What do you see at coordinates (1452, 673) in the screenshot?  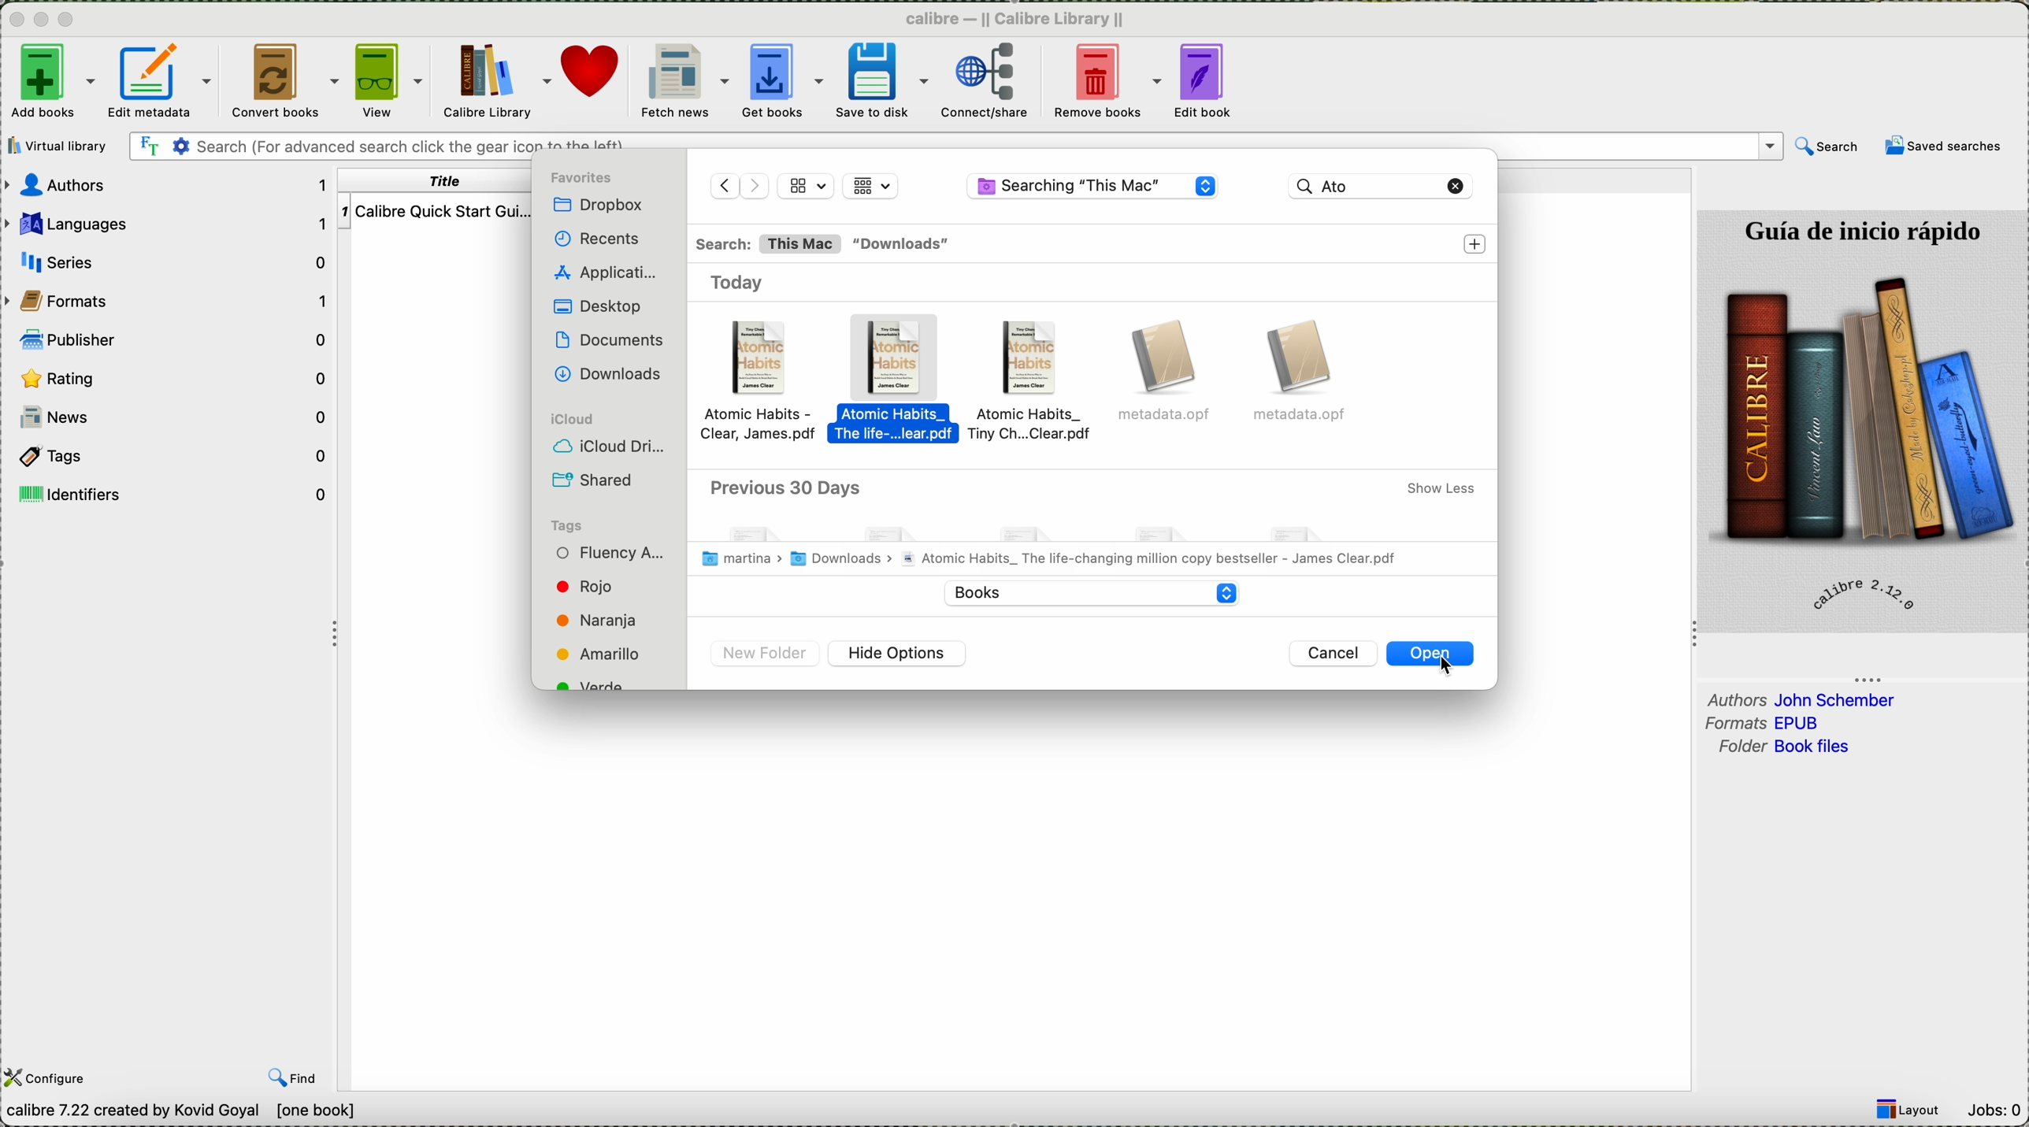 I see `cursor` at bounding box center [1452, 673].